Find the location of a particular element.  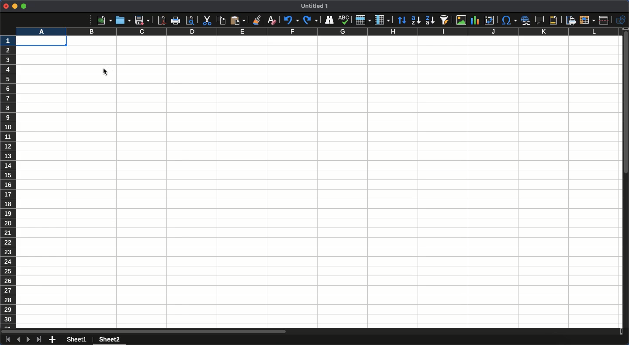

New is located at coordinates (104, 20).